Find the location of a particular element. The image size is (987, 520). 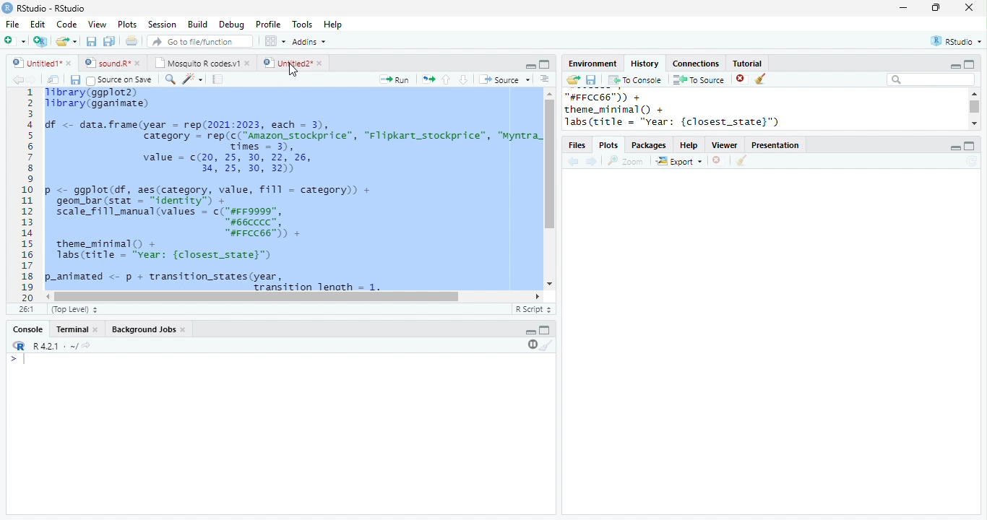

Plots is located at coordinates (608, 145).